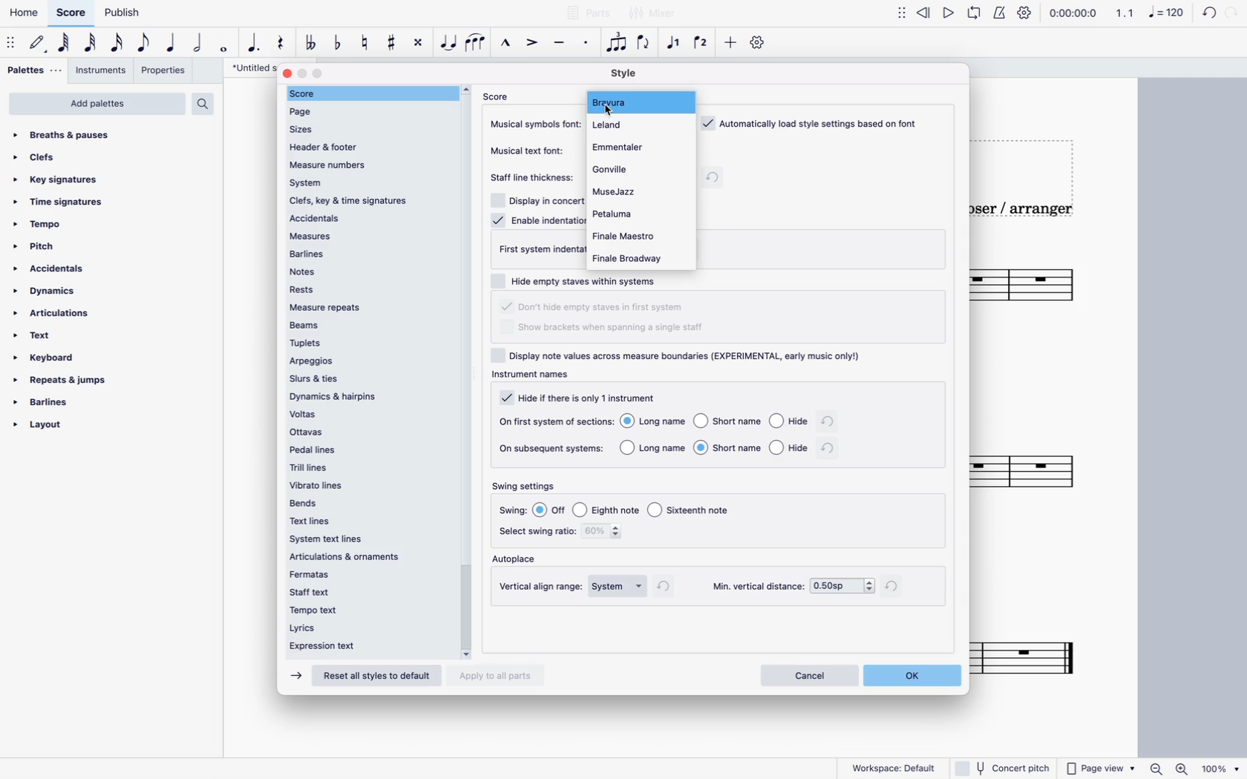 The height and width of the screenshot is (779, 1247). Describe the element at coordinates (637, 125) in the screenshot. I see `leland` at that location.